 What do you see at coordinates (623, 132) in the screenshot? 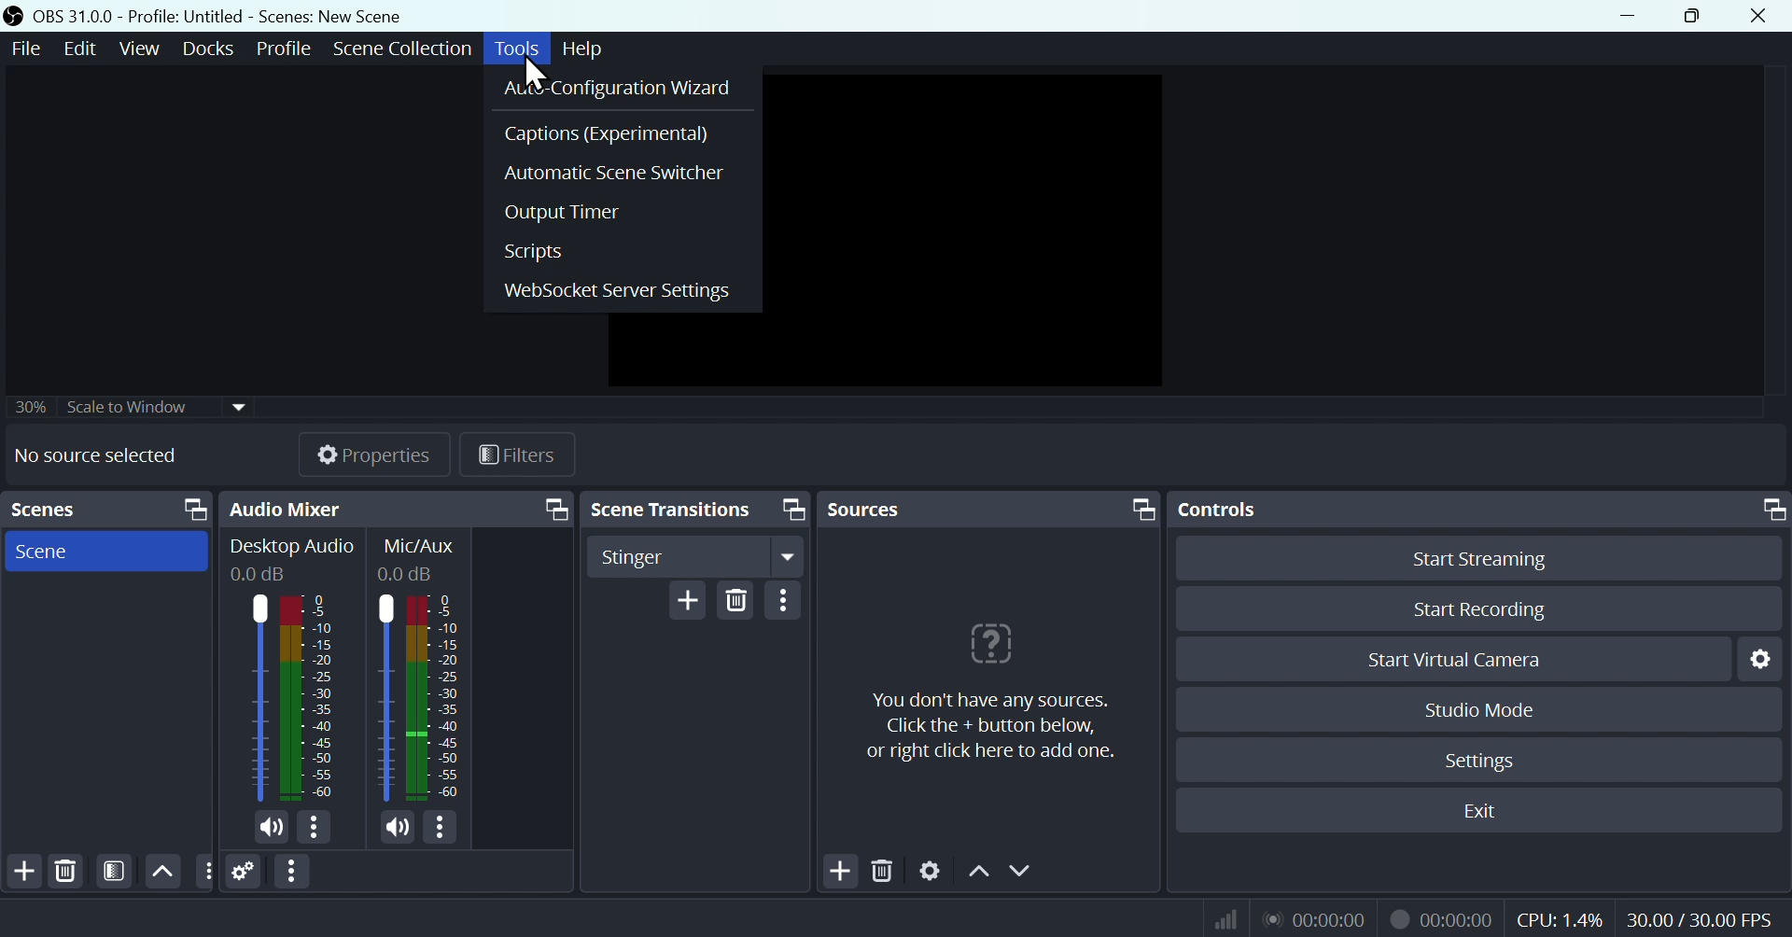
I see `captions experimental` at bounding box center [623, 132].